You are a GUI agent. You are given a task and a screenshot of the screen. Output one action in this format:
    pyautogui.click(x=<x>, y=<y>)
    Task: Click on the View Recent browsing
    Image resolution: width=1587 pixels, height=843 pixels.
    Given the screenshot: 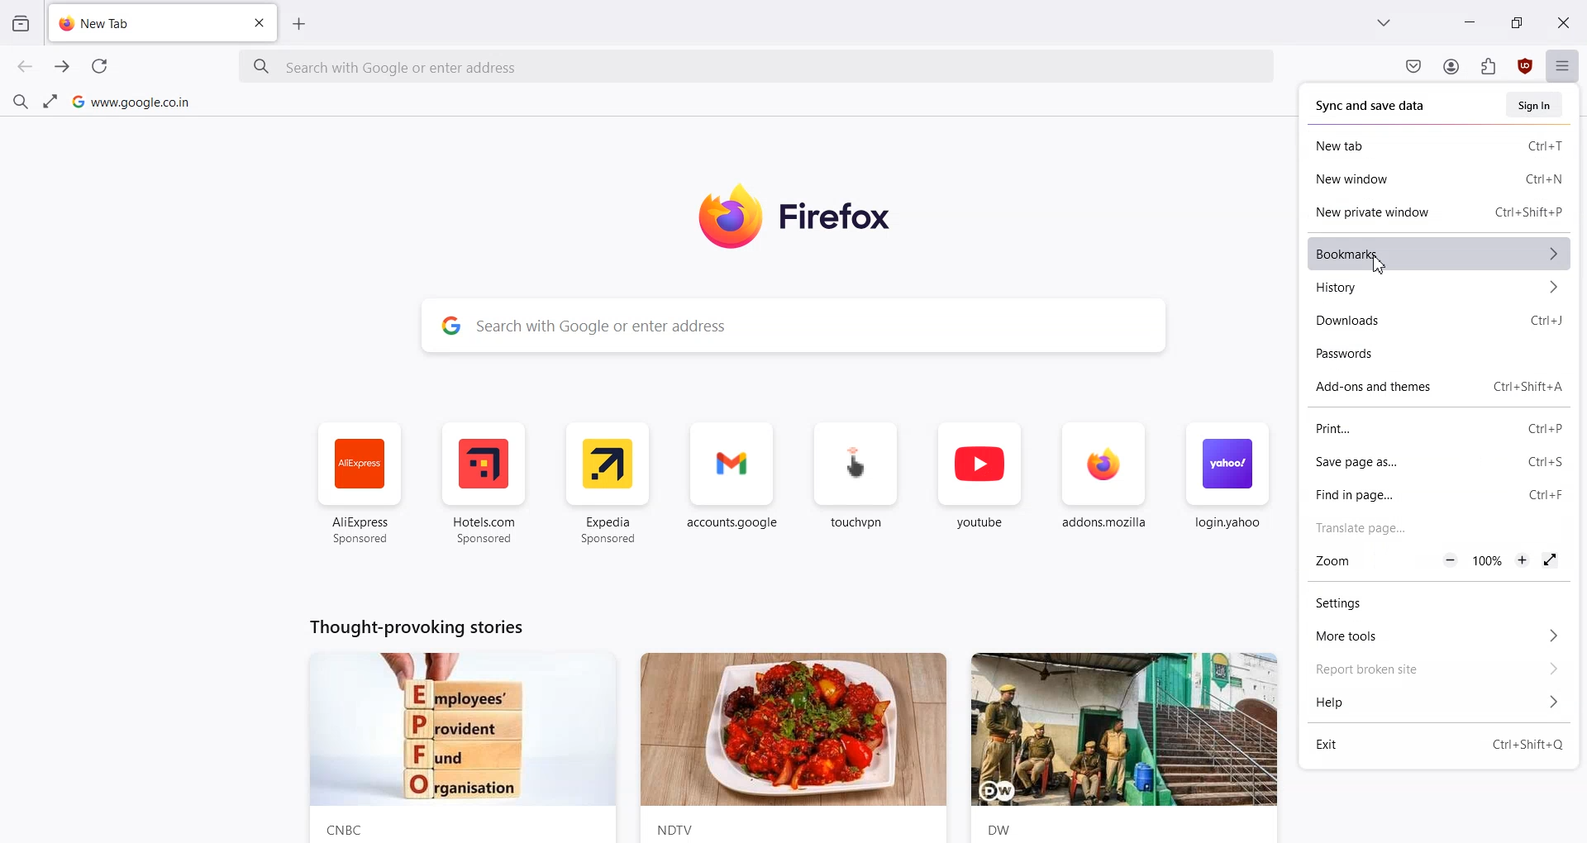 What is the action you would take?
    pyautogui.click(x=21, y=25)
    